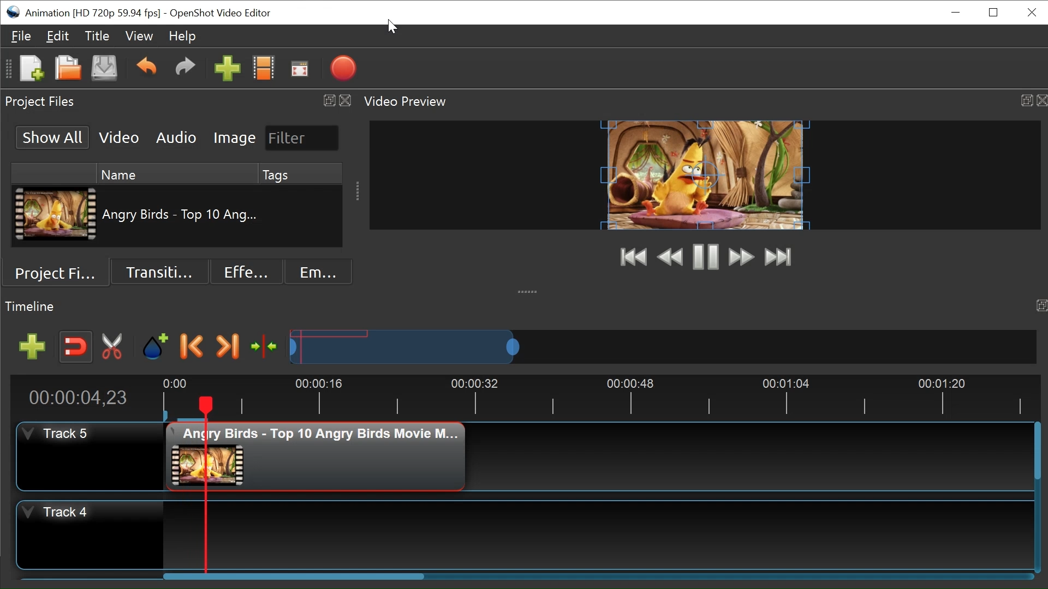  I want to click on Restore, so click(995, 12).